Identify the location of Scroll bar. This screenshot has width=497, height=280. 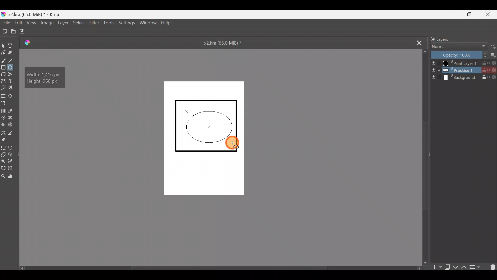
(426, 157).